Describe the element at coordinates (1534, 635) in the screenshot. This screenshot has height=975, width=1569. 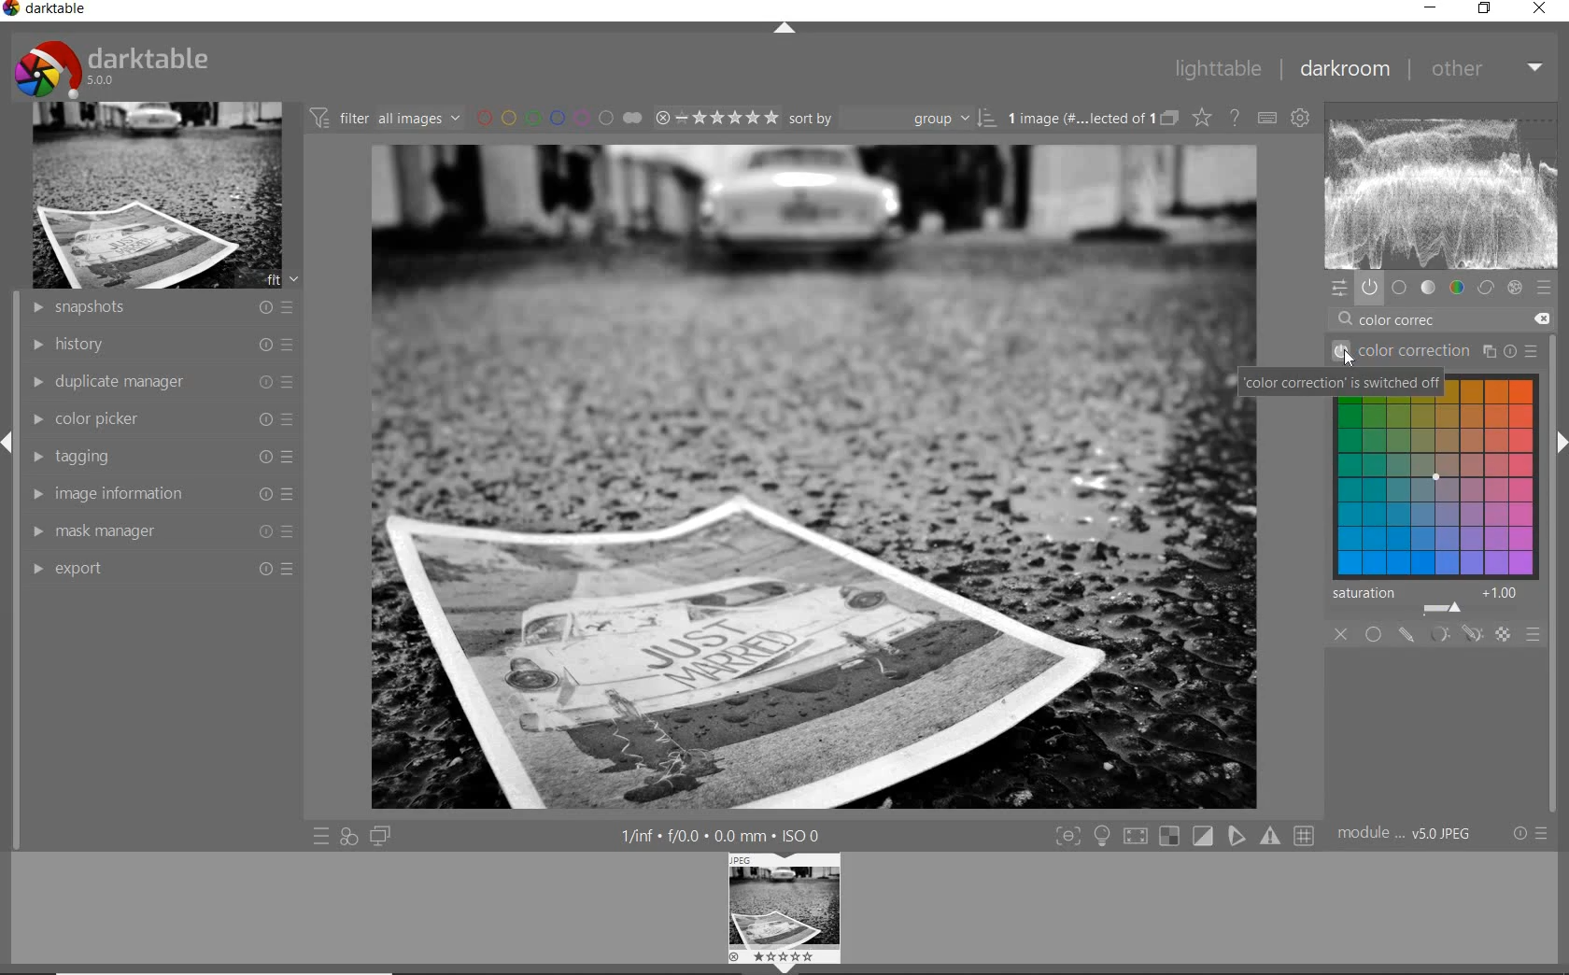
I see `blending options` at that location.